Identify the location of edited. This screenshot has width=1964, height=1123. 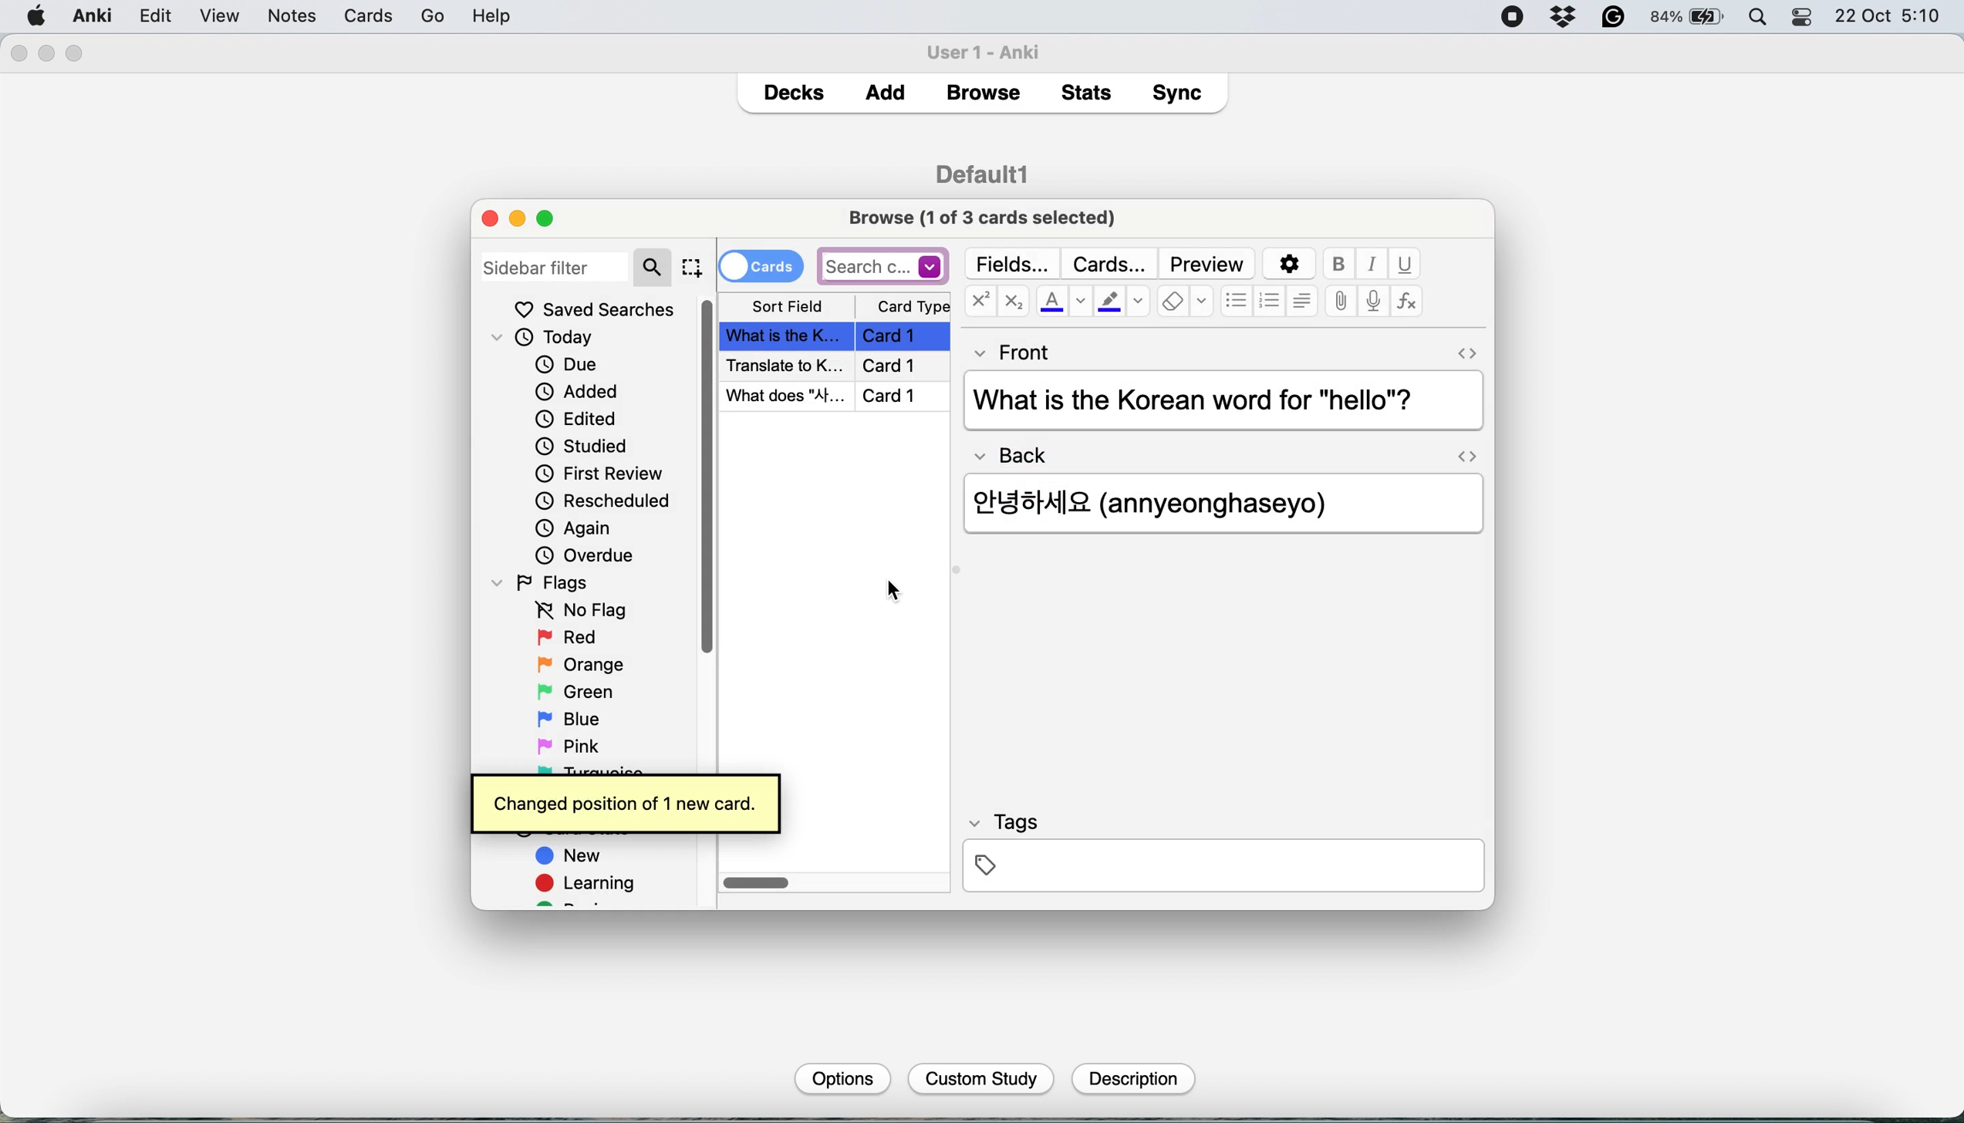
(577, 419).